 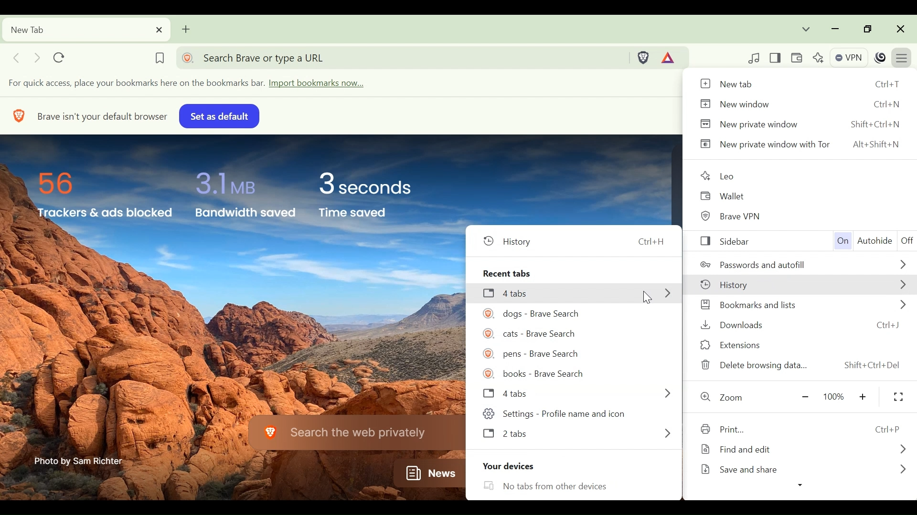 I want to click on VPN, so click(x=848, y=56).